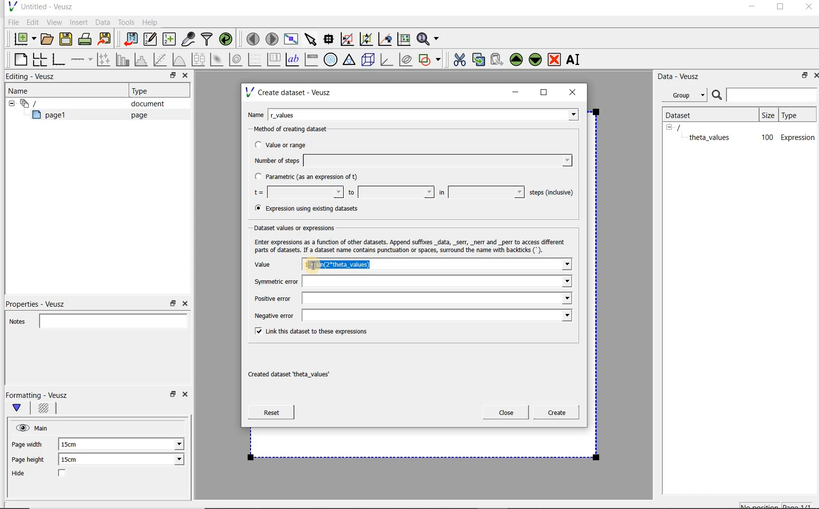  What do you see at coordinates (80, 22) in the screenshot?
I see `Insert` at bounding box center [80, 22].